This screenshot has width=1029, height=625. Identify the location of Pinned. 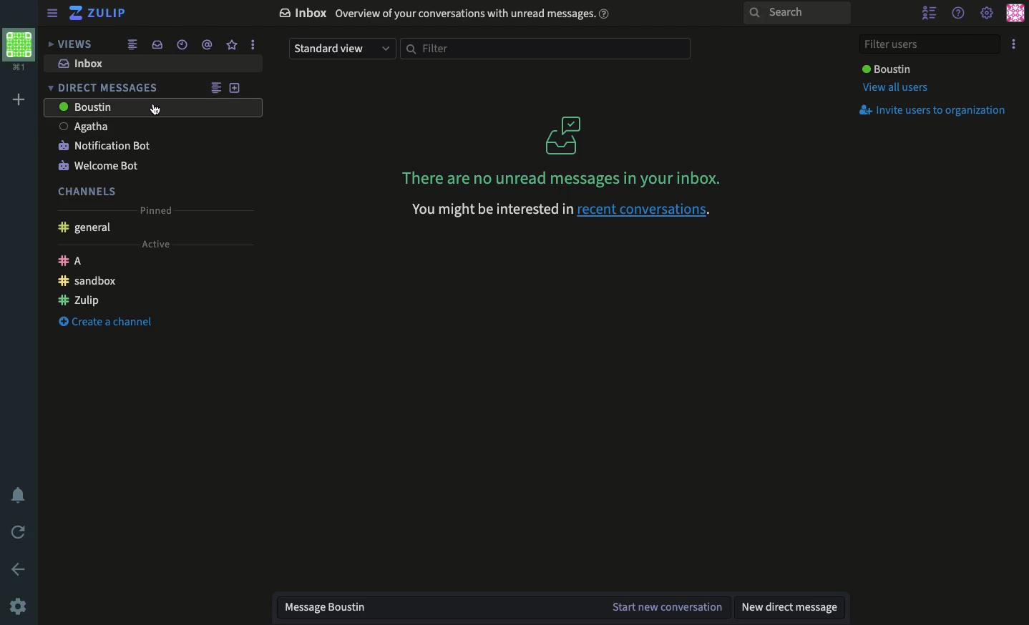
(157, 210).